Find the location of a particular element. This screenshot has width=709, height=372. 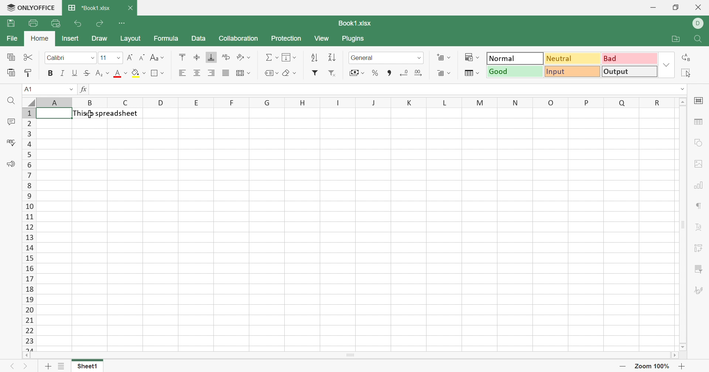

This is spreadsheet is located at coordinates (106, 113).